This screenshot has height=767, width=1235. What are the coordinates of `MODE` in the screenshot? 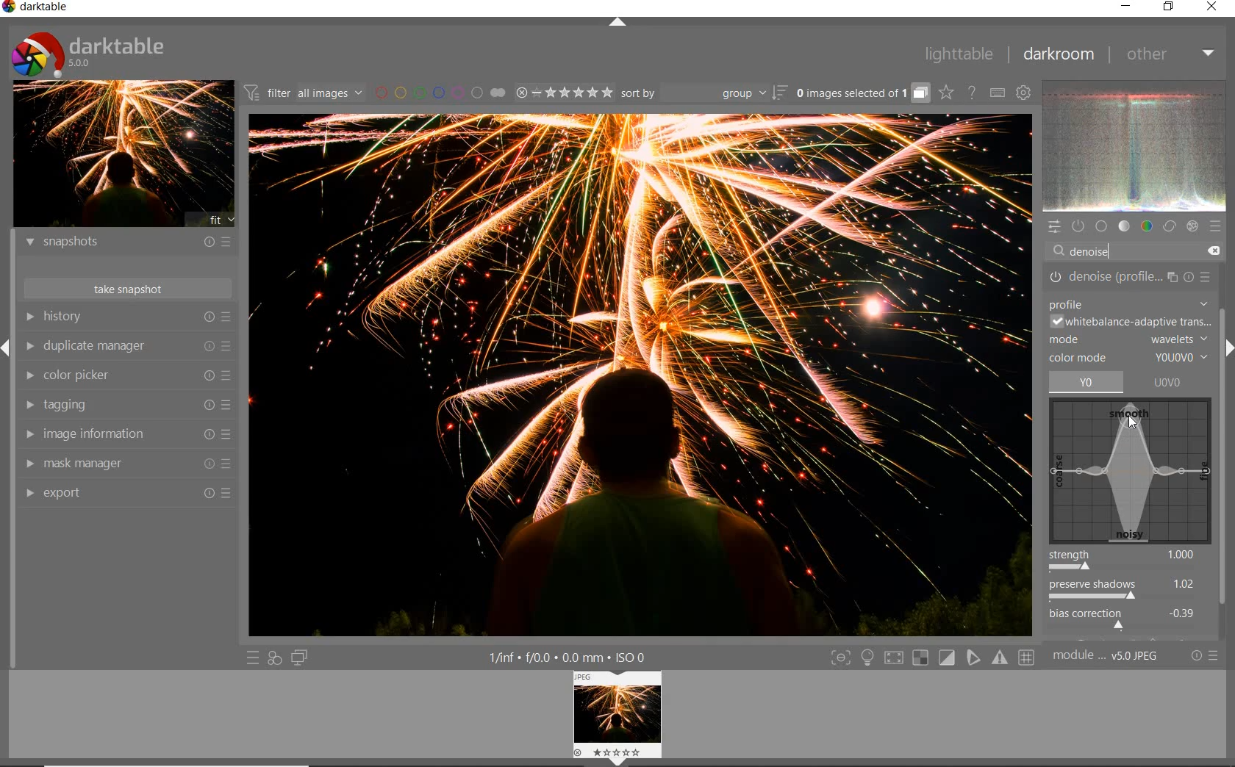 It's located at (1129, 341).